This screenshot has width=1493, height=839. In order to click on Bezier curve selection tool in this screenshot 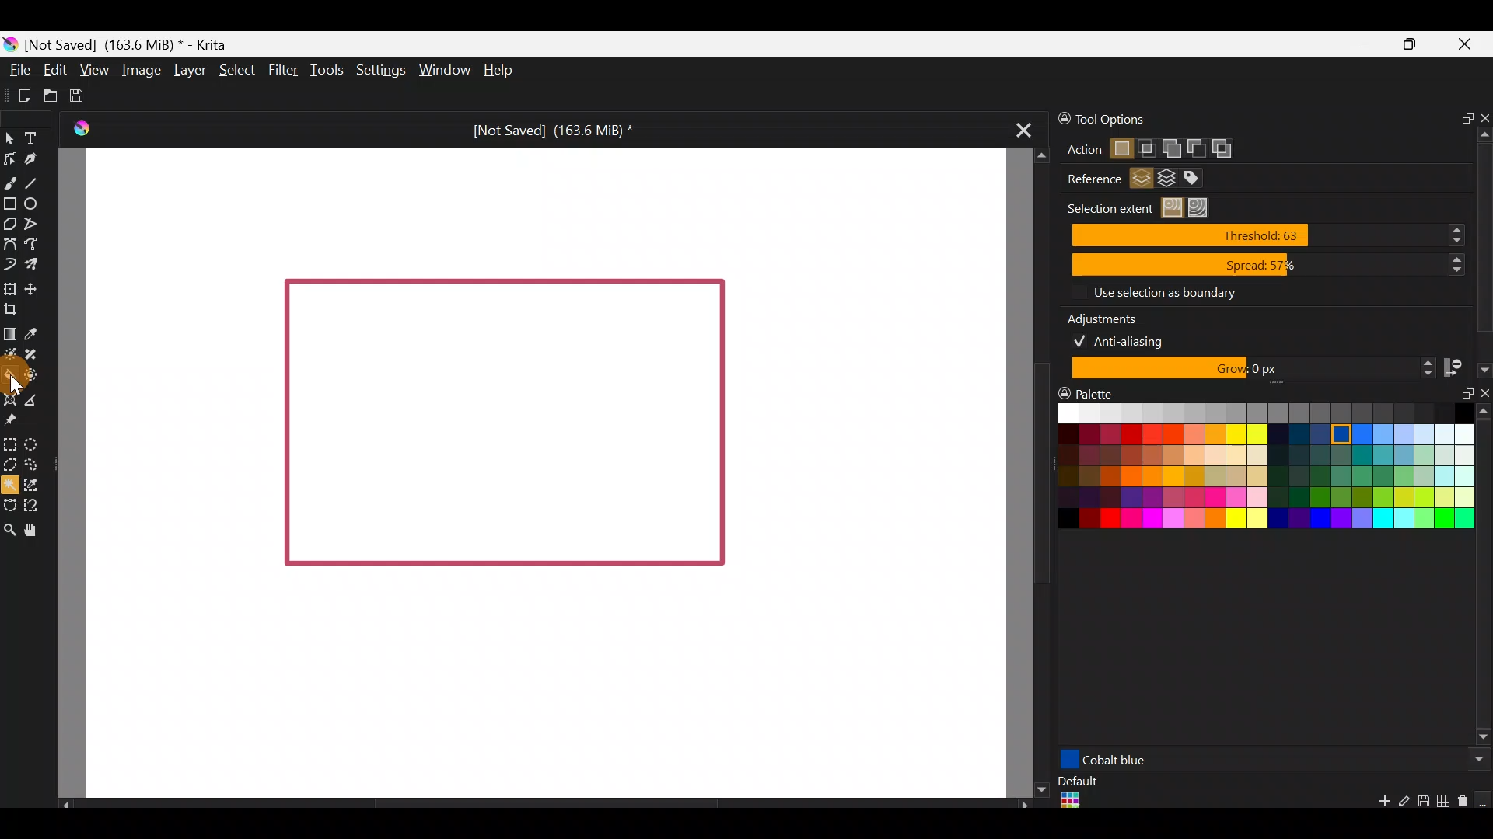, I will do `click(9, 507)`.